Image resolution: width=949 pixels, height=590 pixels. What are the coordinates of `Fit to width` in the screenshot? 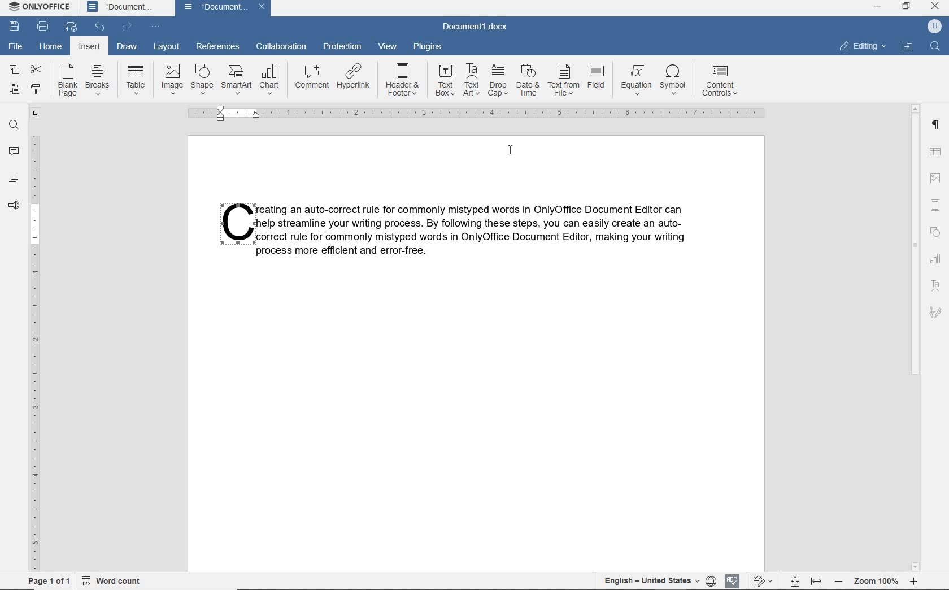 It's located at (816, 580).